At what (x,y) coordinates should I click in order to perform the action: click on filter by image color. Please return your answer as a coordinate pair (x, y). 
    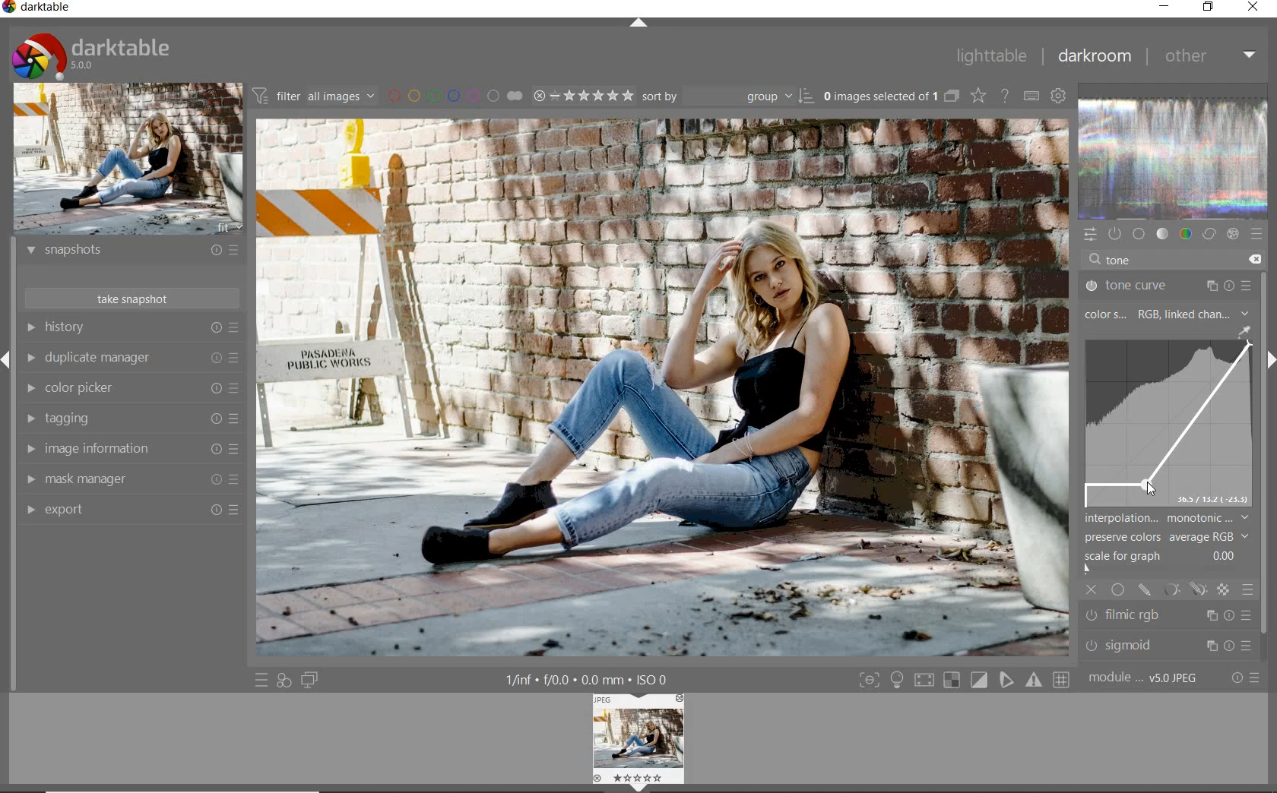
    Looking at the image, I should click on (458, 96).